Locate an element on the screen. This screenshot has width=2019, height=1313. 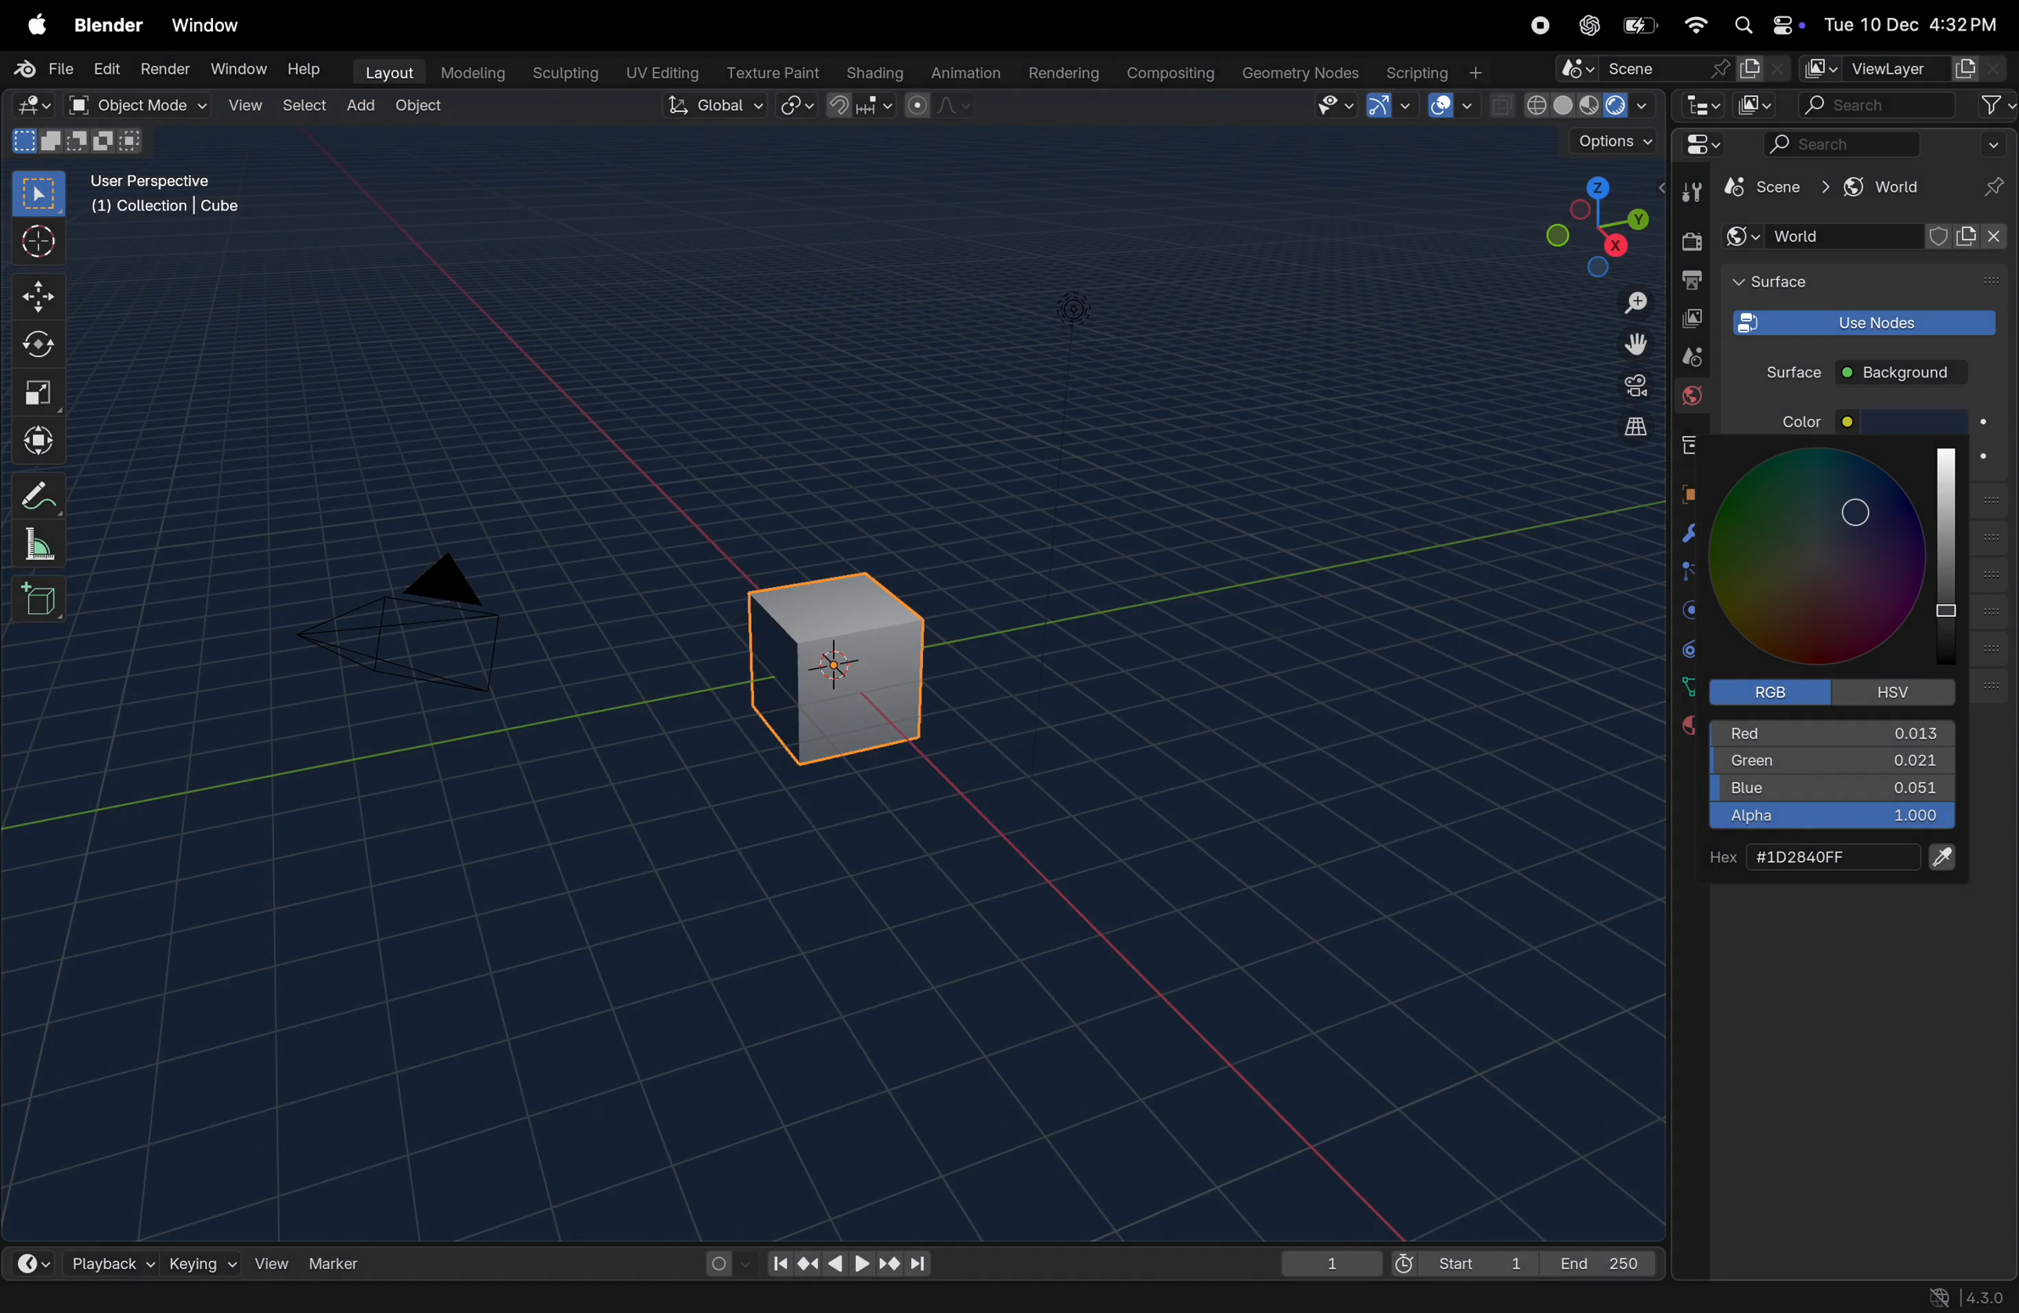
Composting is located at coordinates (1166, 75).